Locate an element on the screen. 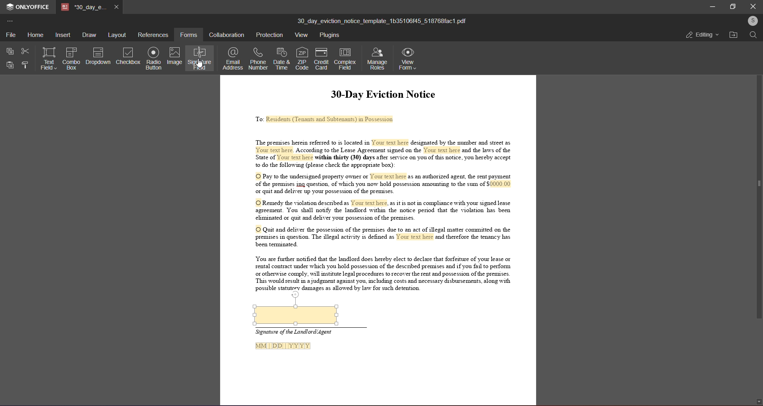  format is located at coordinates (25, 66).